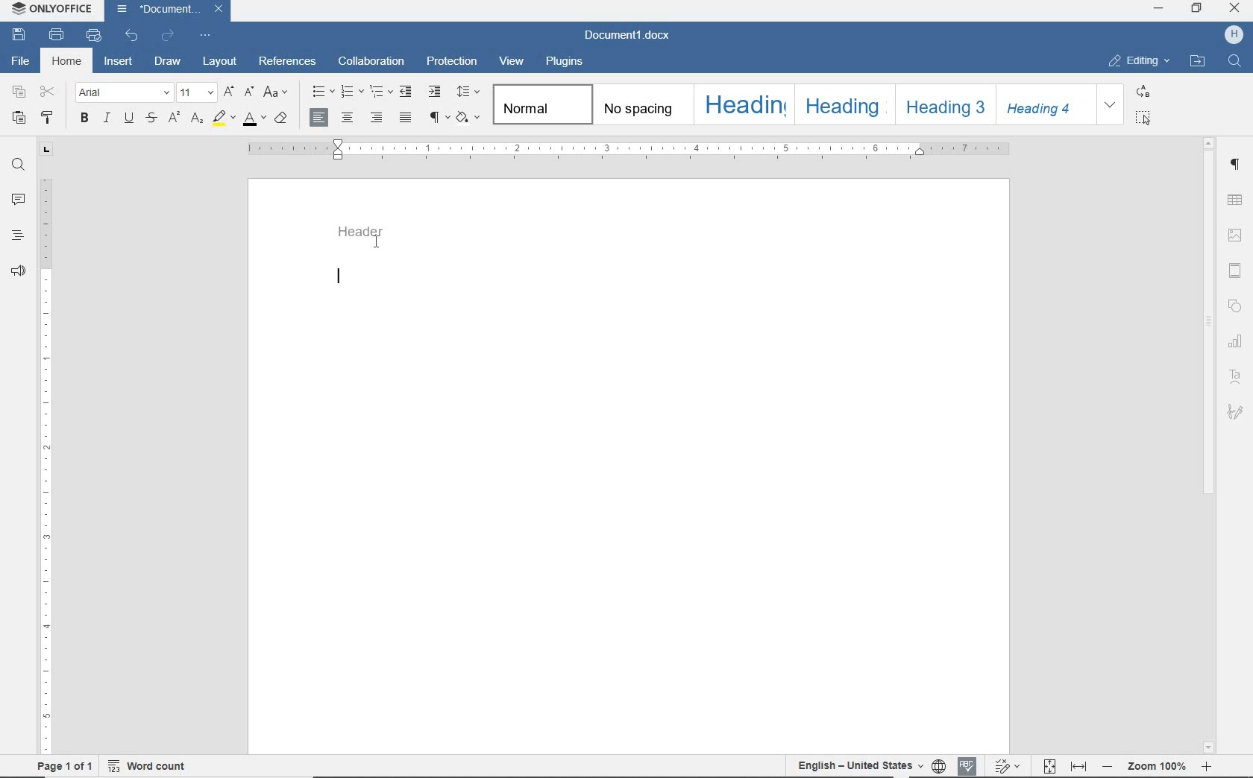 This screenshot has width=1253, height=778. Describe the element at coordinates (1079, 766) in the screenshot. I see `fit to width` at that location.